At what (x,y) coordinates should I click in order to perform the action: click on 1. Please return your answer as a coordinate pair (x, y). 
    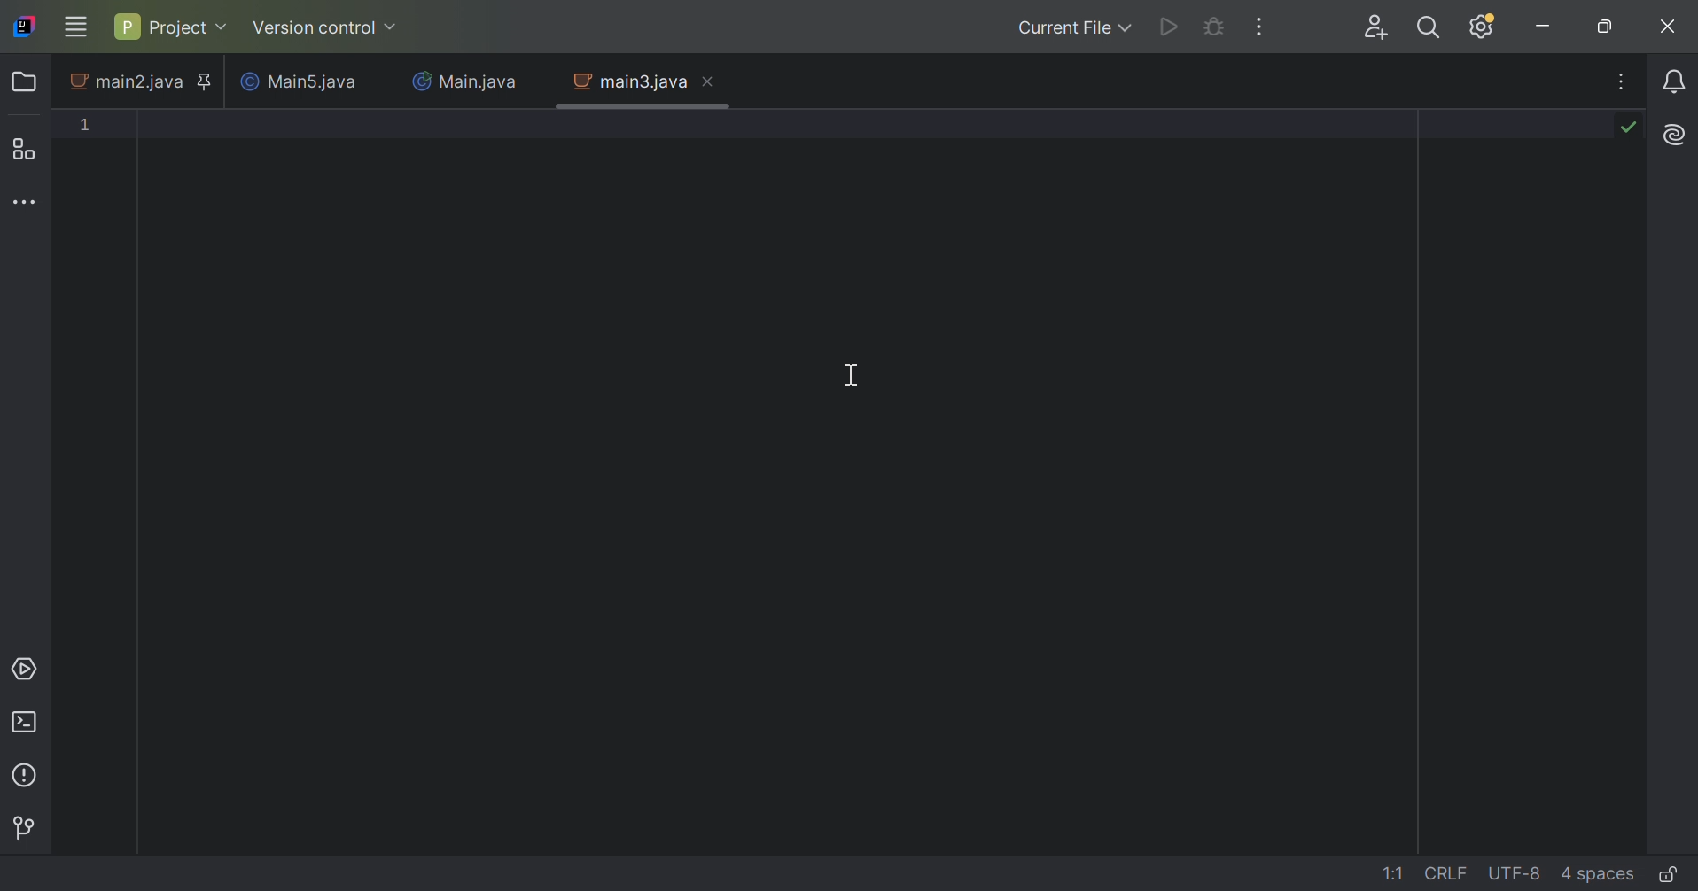
    Looking at the image, I should click on (85, 124).